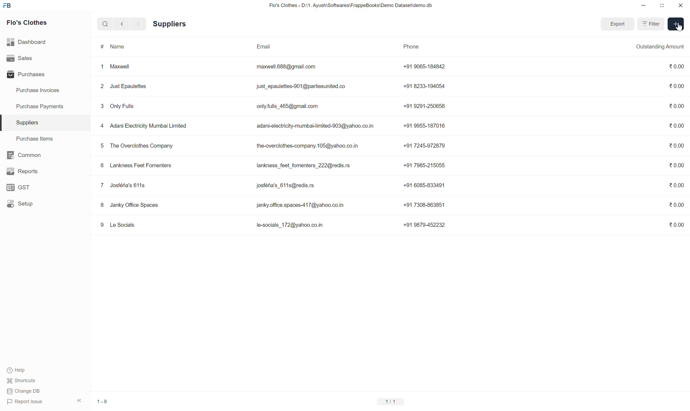 This screenshot has height=411, width=690. I want to click on +91 9879-452232, so click(424, 225).